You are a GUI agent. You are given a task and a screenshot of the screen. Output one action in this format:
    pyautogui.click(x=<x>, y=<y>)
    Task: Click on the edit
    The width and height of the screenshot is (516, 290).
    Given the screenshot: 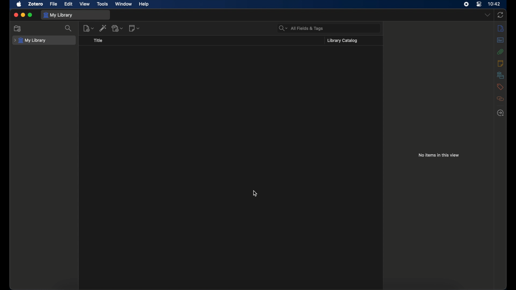 What is the action you would take?
    pyautogui.click(x=69, y=4)
    